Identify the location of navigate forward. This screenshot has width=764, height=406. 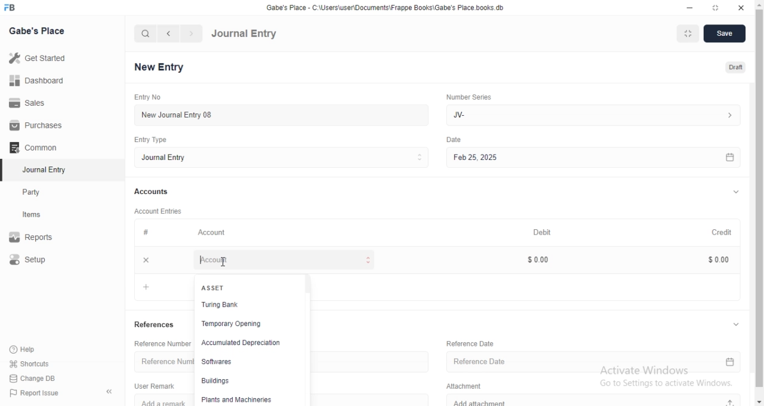
(192, 33).